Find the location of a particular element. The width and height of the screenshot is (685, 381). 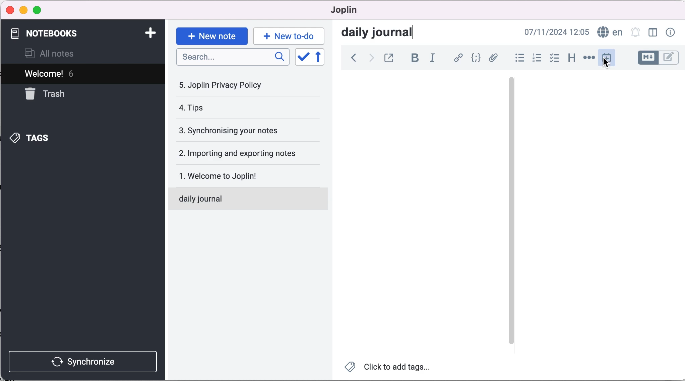

insert time is located at coordinates (607, 60).